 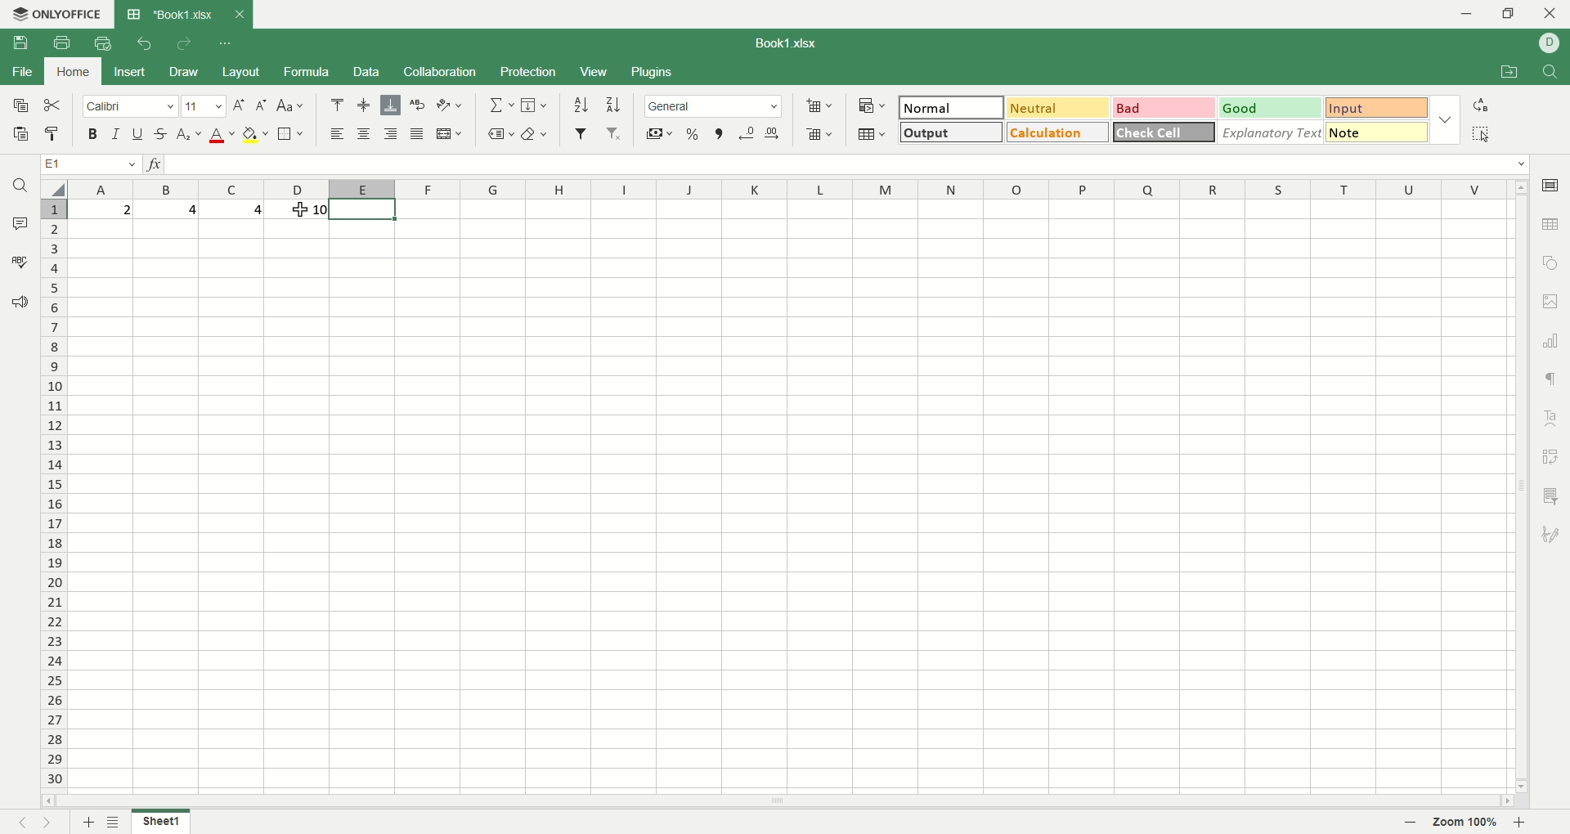 What do you see at coordinates (256, 135) in the screenshot?
I see `fill color` at bounding box center [256, 135].